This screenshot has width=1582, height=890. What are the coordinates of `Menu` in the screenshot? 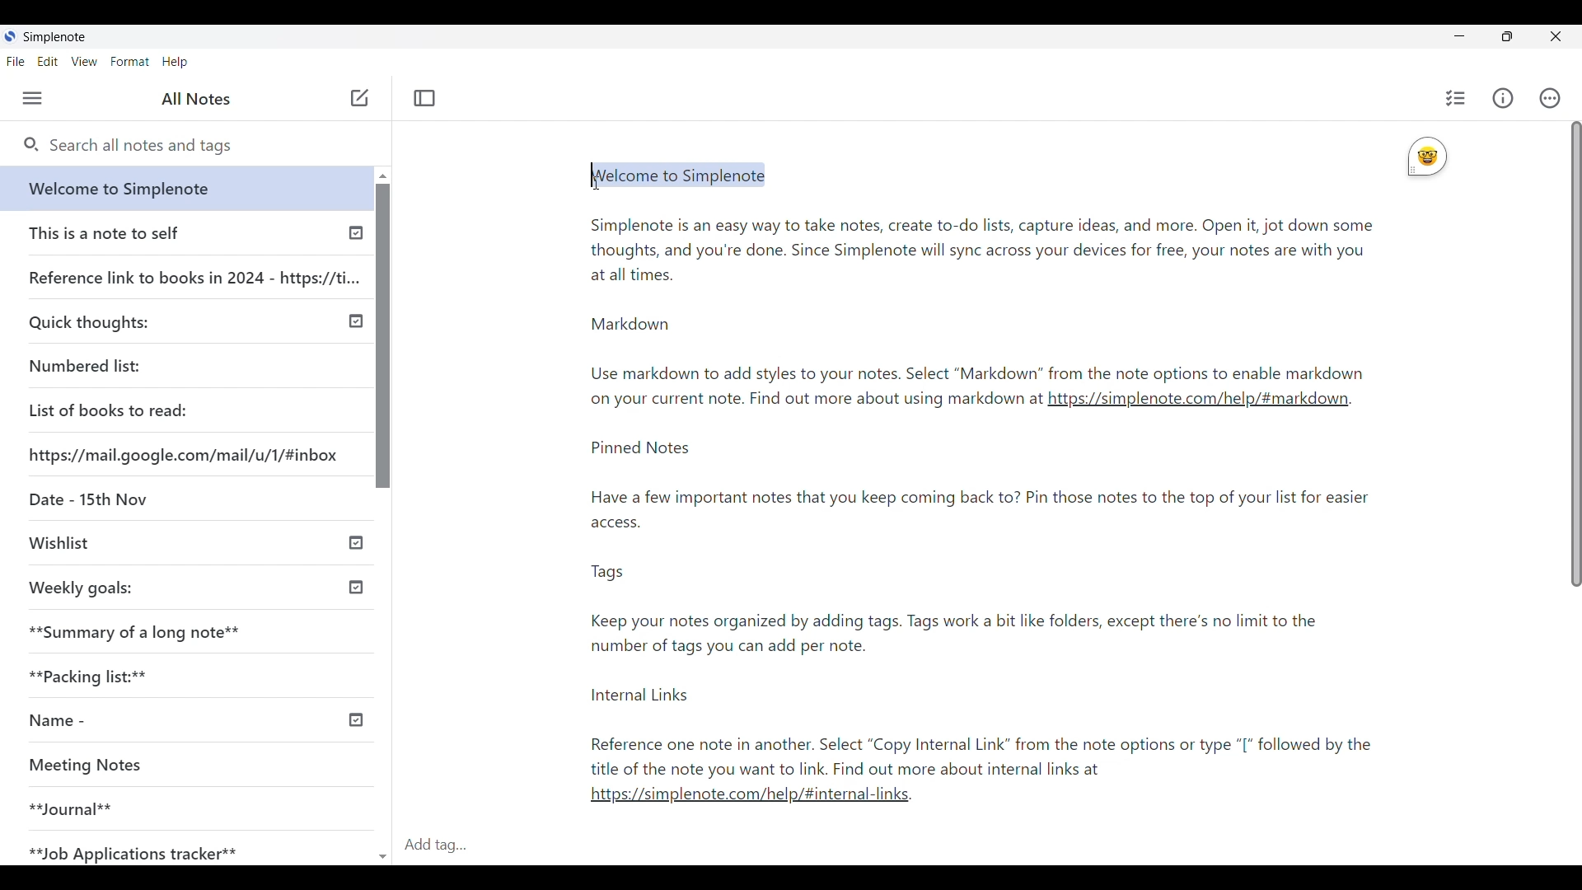 It's located at (32, 98).